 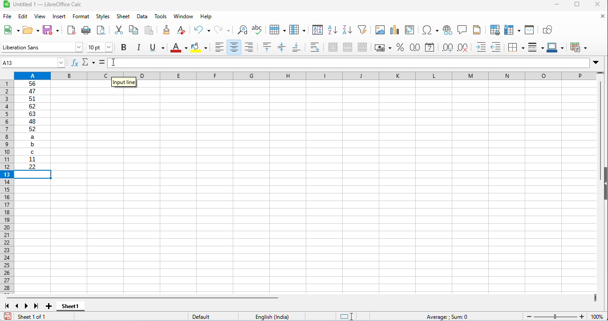 What do you see at coordinates (134, 30) in the screenshot?
I see `copy` at bounding box center [134, 30].